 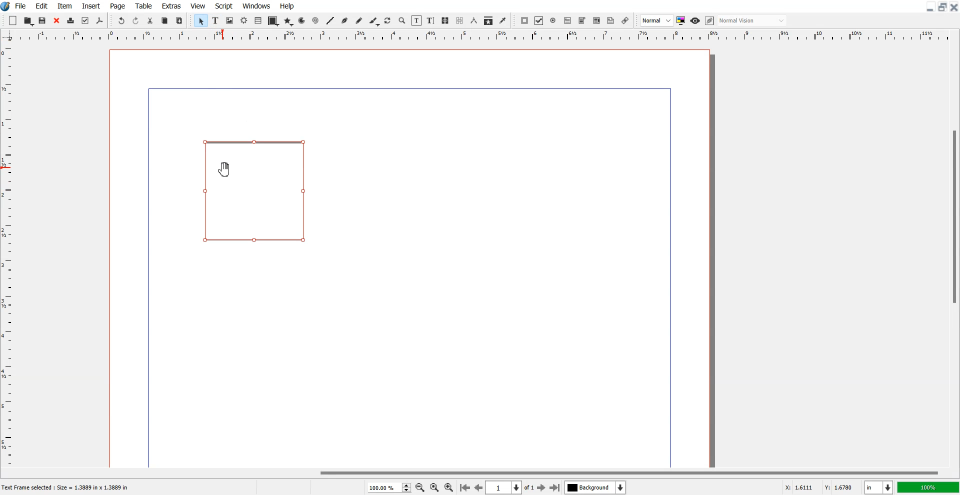 What do you see at coordinates (56, 21) in the screenshot?
I see `Close` at bounding box center [56, 21].